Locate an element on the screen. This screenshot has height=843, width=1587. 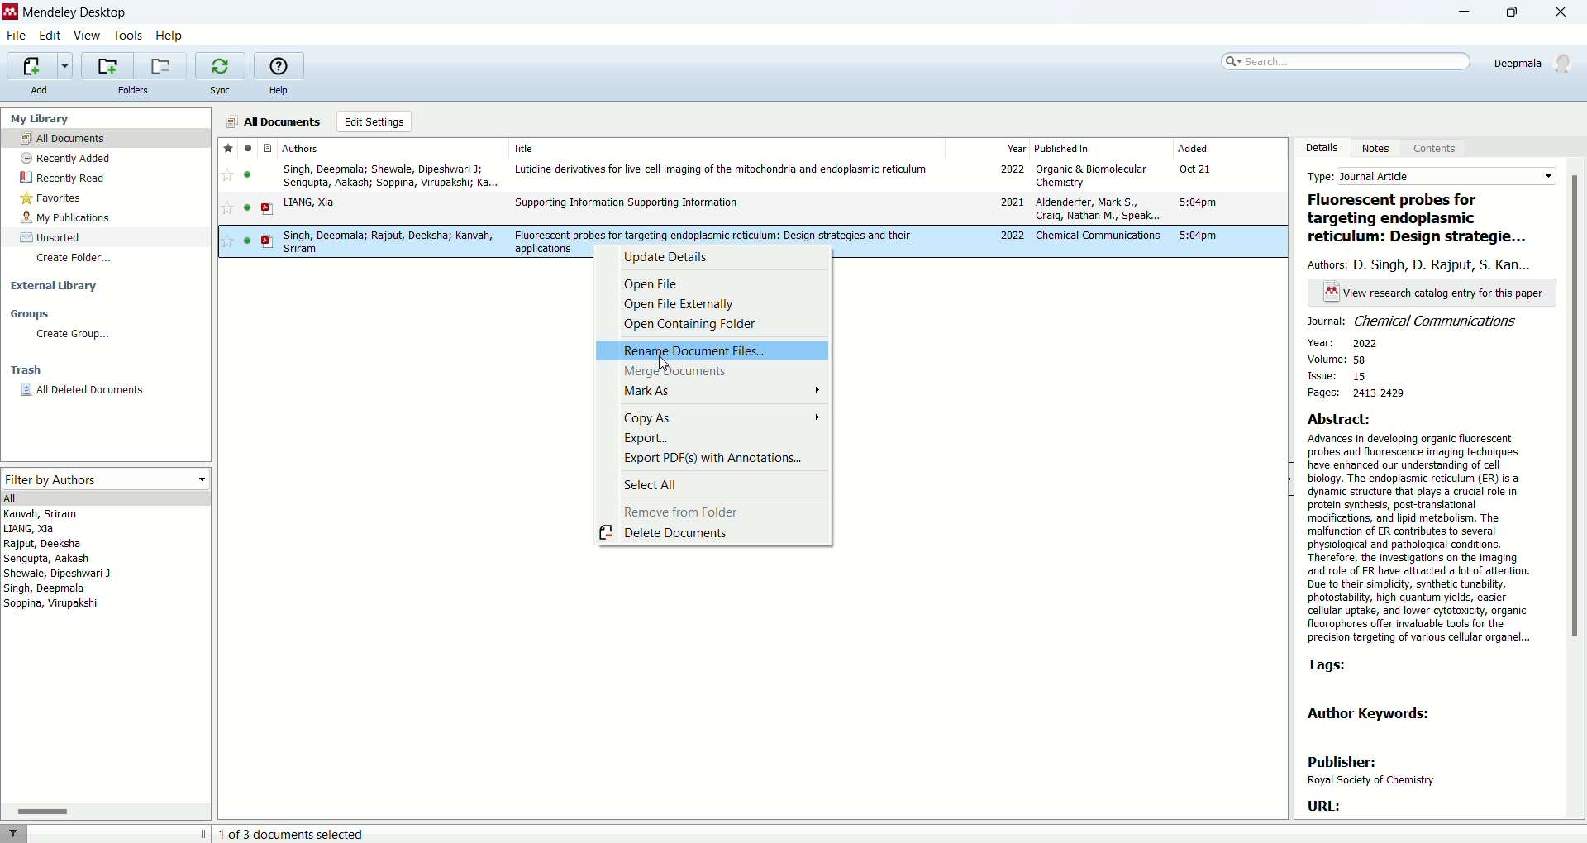
year is located at coordinates (989, 147).